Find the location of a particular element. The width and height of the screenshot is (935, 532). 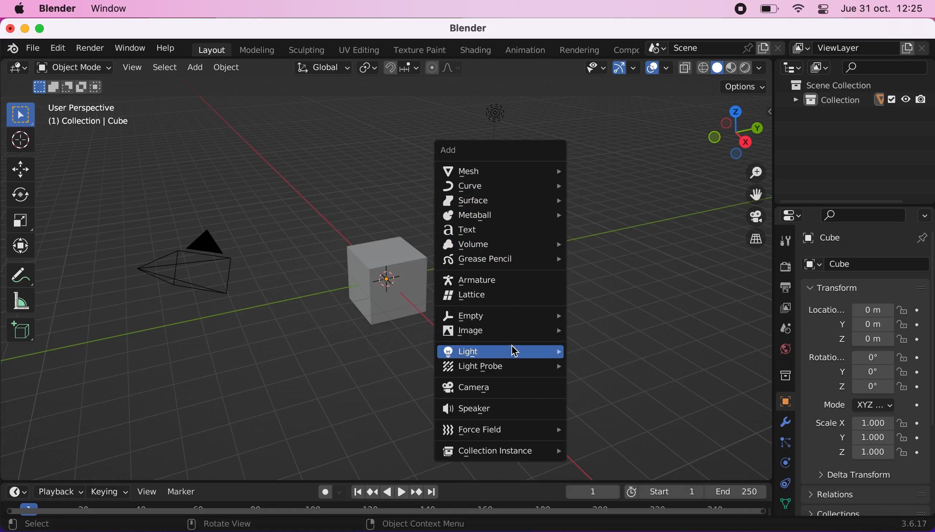

add is located at coordinates (197, 69).